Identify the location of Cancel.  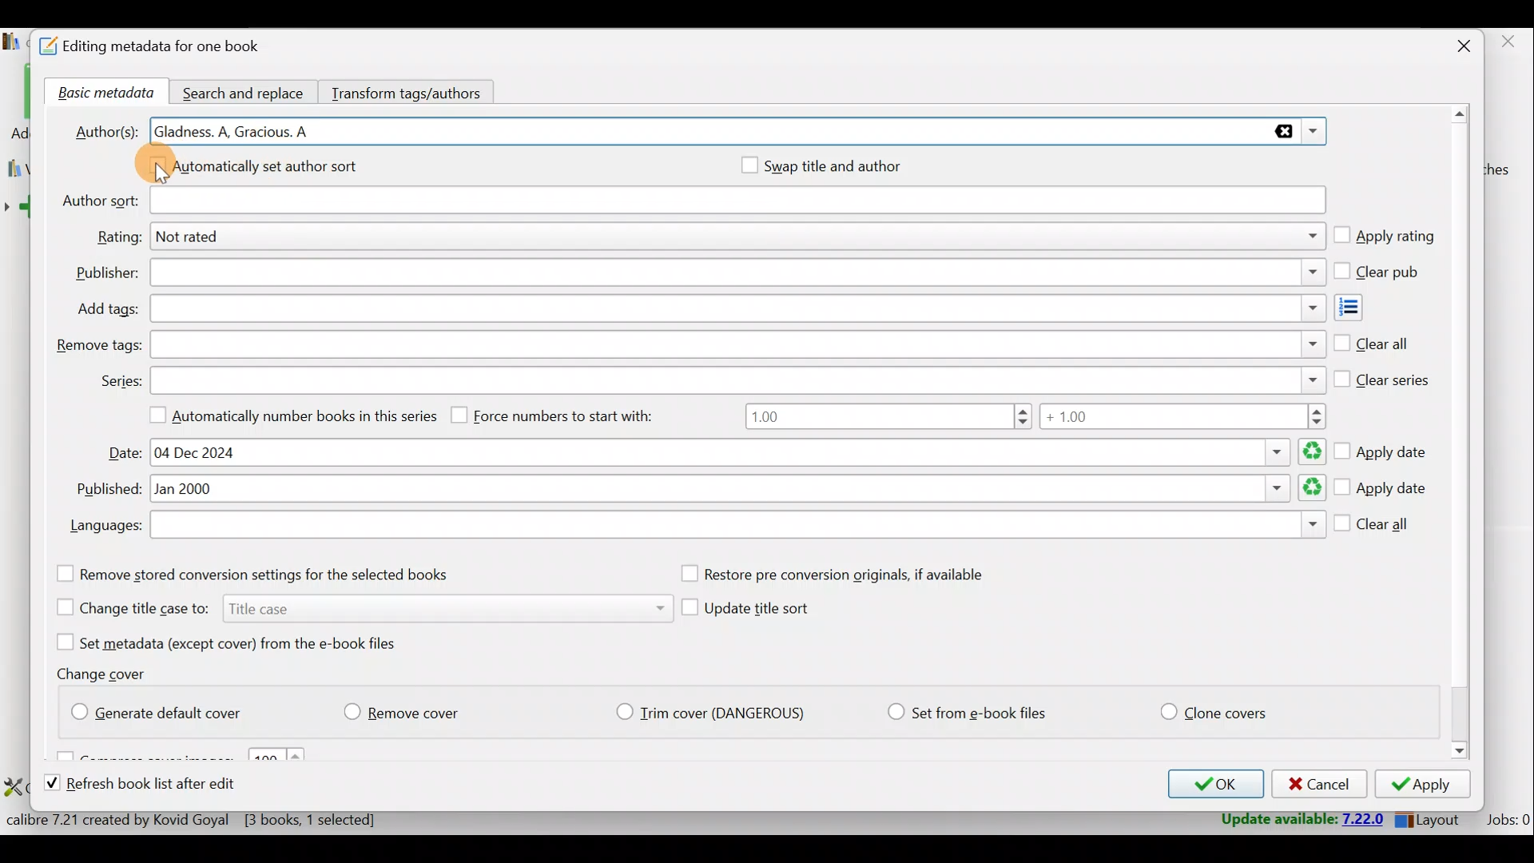
(1317, 785).